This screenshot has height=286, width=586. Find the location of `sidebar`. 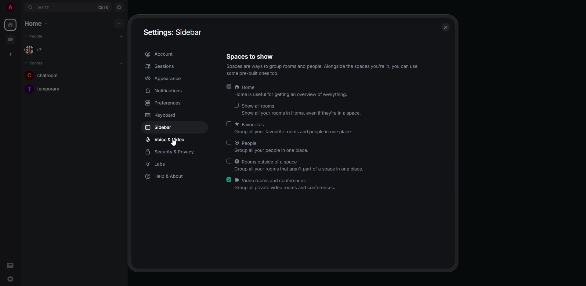

sidebar is located at coordinates (164, 128).